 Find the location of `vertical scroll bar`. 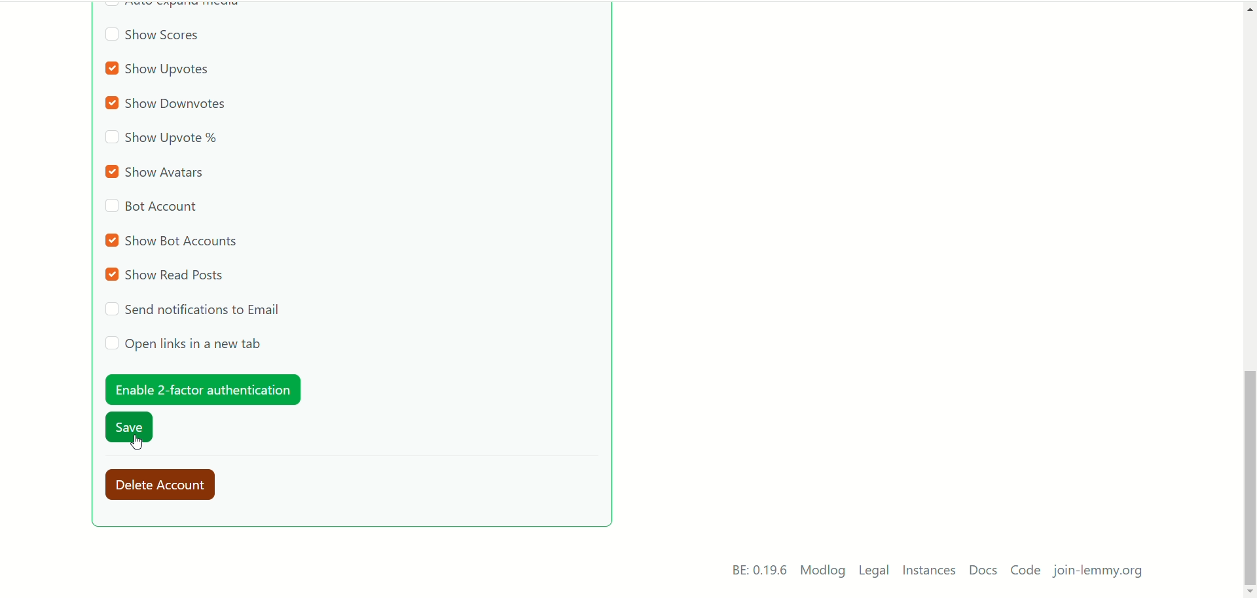

vertical scroll bar is located at coordinates (1249, 294).